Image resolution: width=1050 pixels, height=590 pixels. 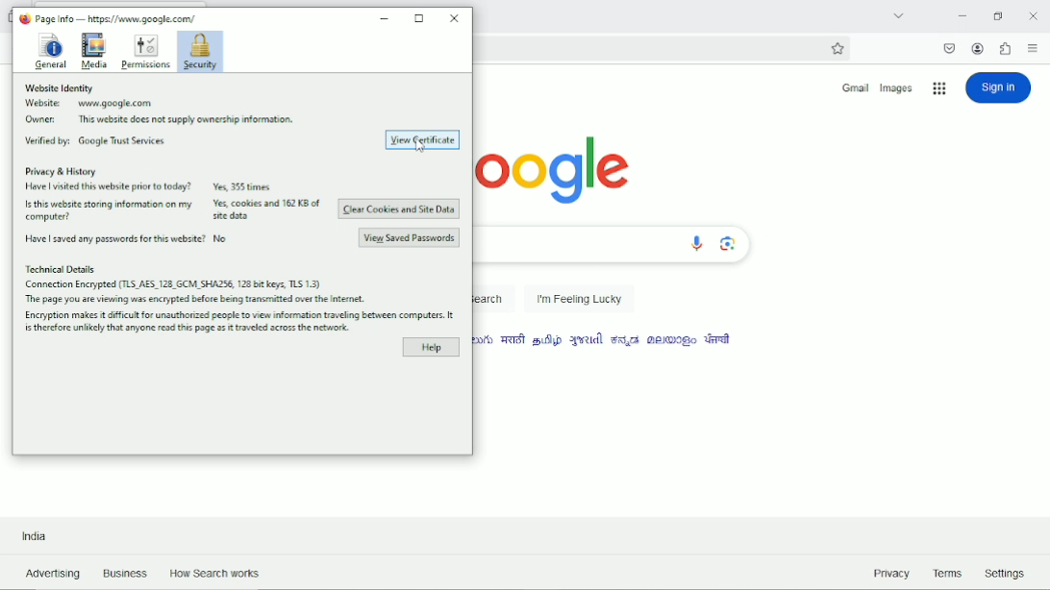 What do you see at coordinates (626, 340) in the screenshot?
I see `language` at bounding box center [626, 340].